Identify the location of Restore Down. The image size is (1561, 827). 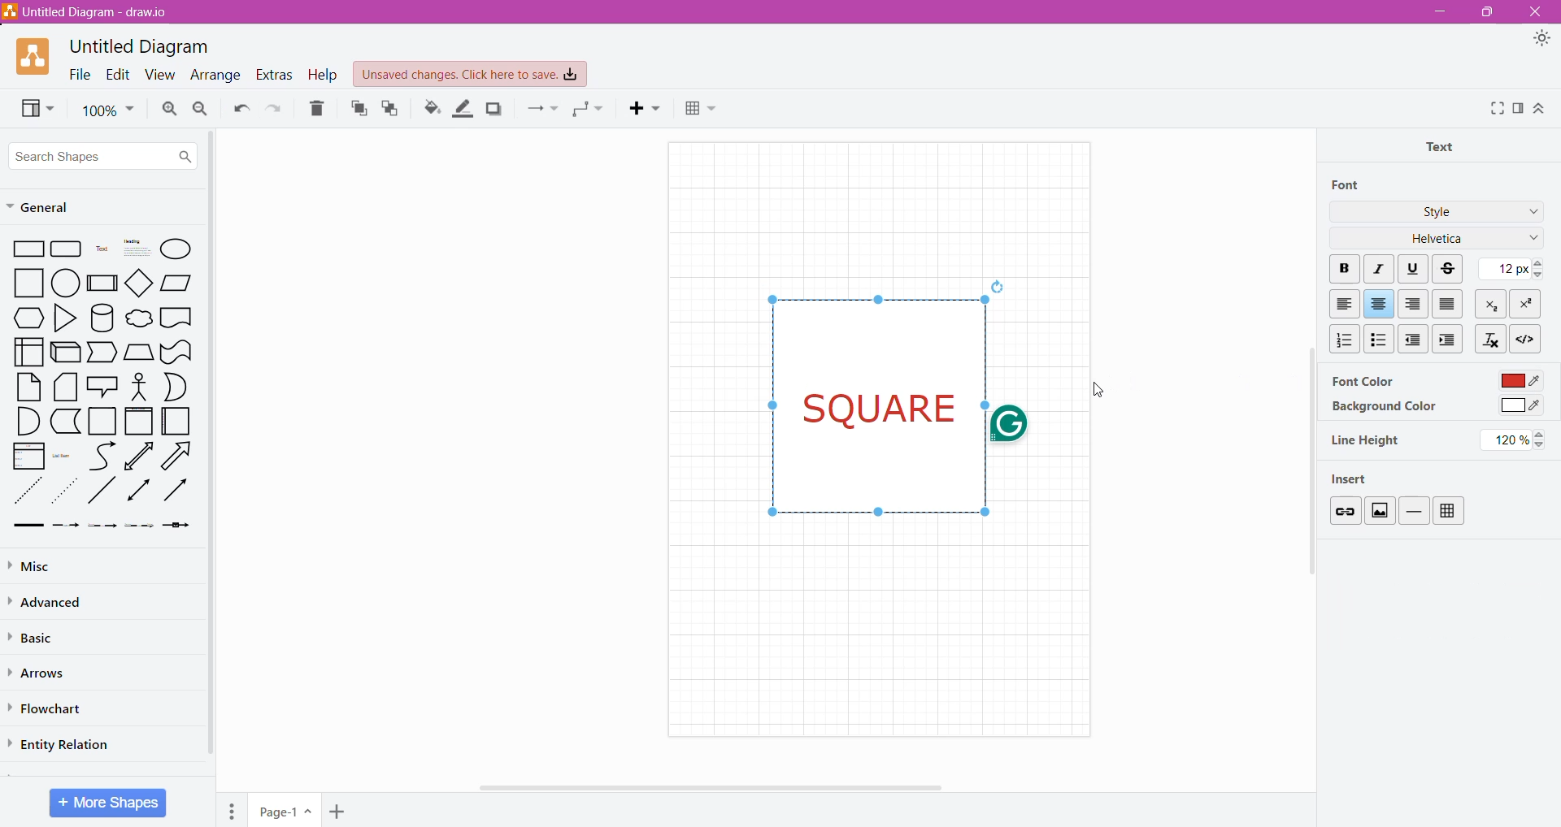
(1484, 13).